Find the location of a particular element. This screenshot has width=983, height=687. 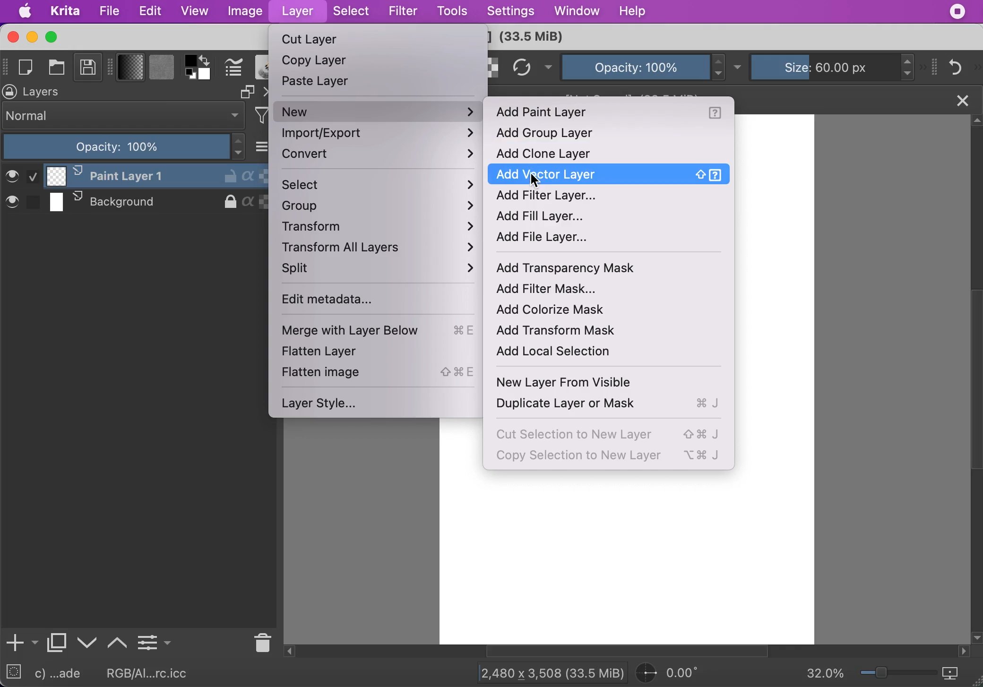

file is located at coordinates (109, 11).